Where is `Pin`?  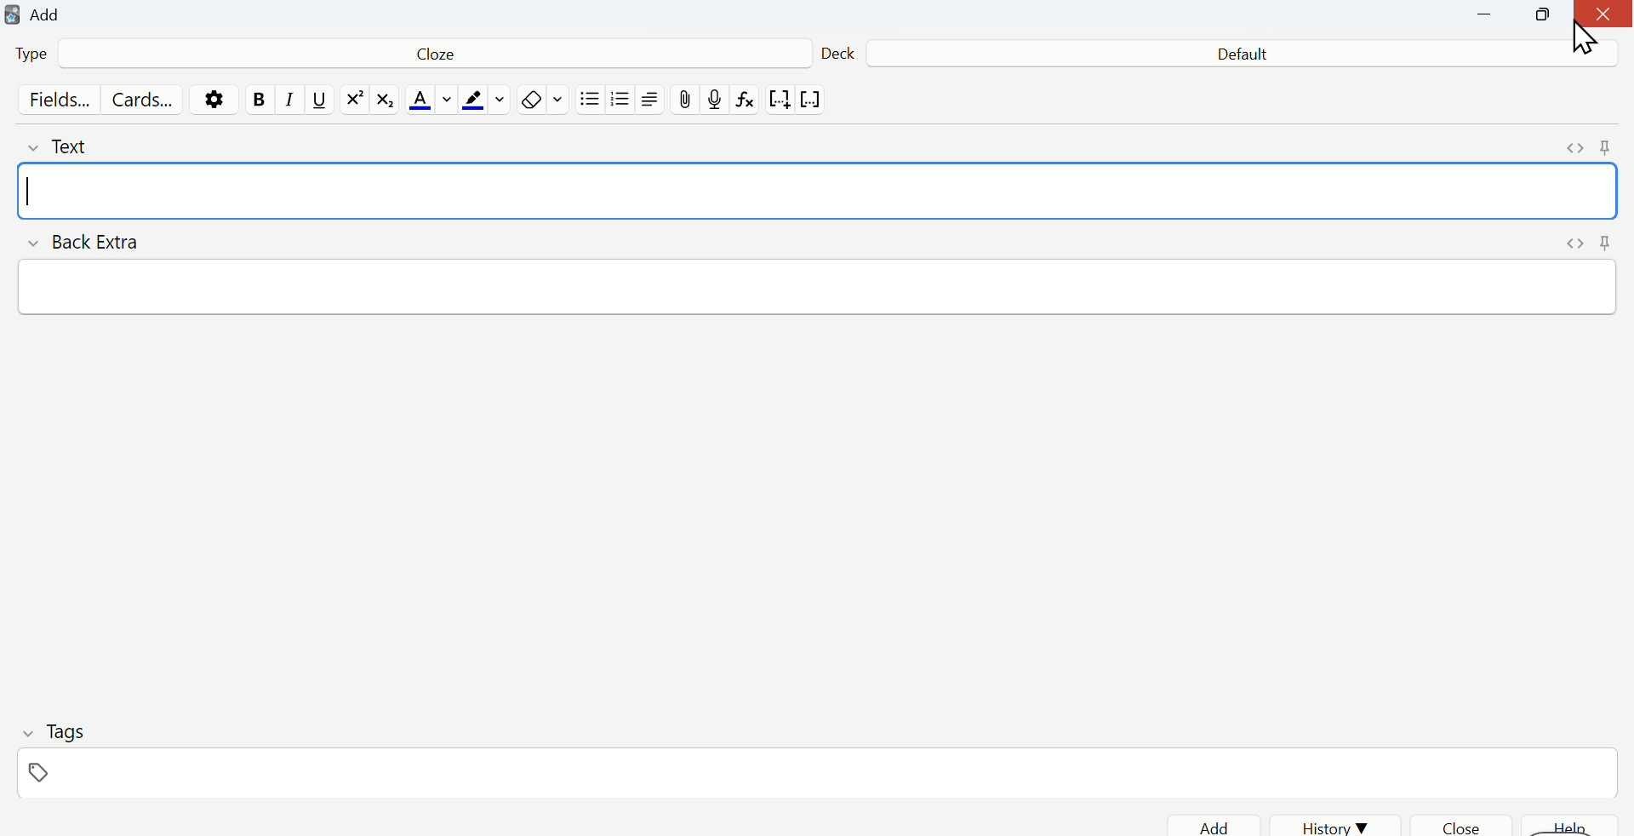 Pin is located at coordinates (1604, 145).